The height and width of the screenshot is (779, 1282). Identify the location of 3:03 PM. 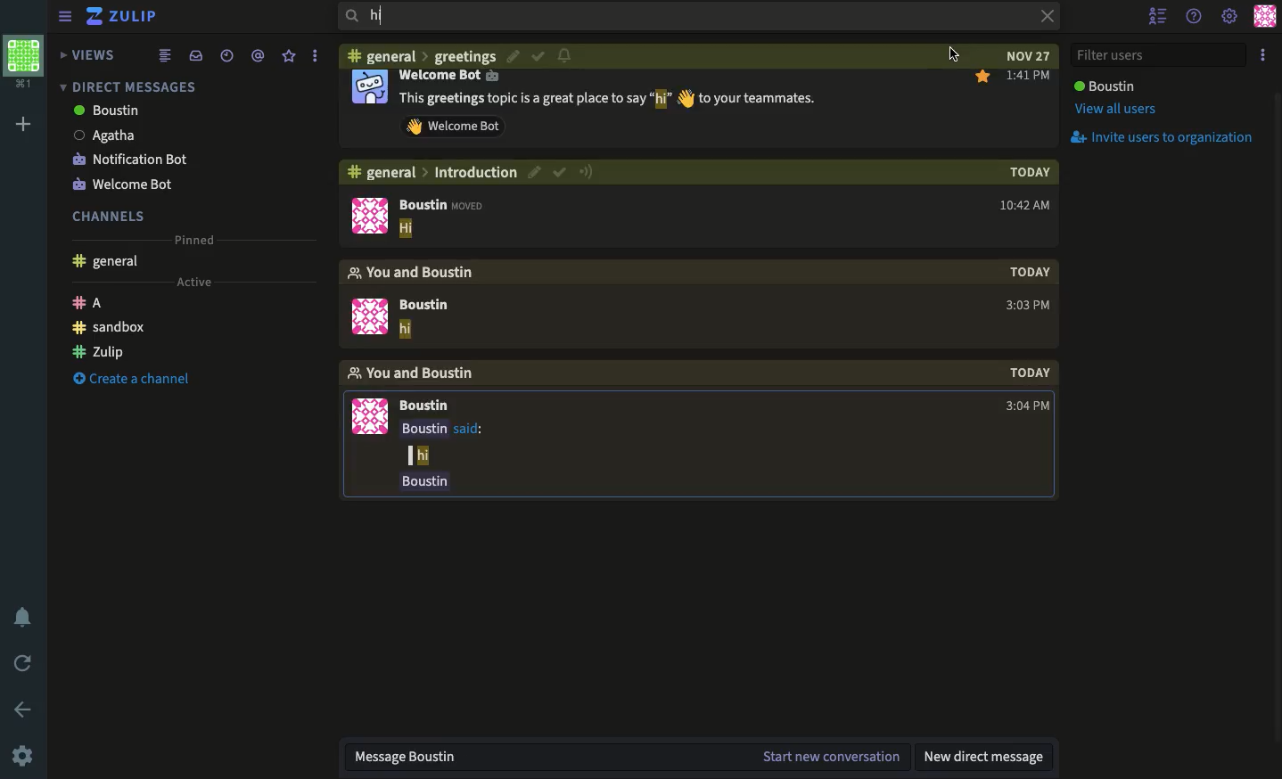
(1028, 305).